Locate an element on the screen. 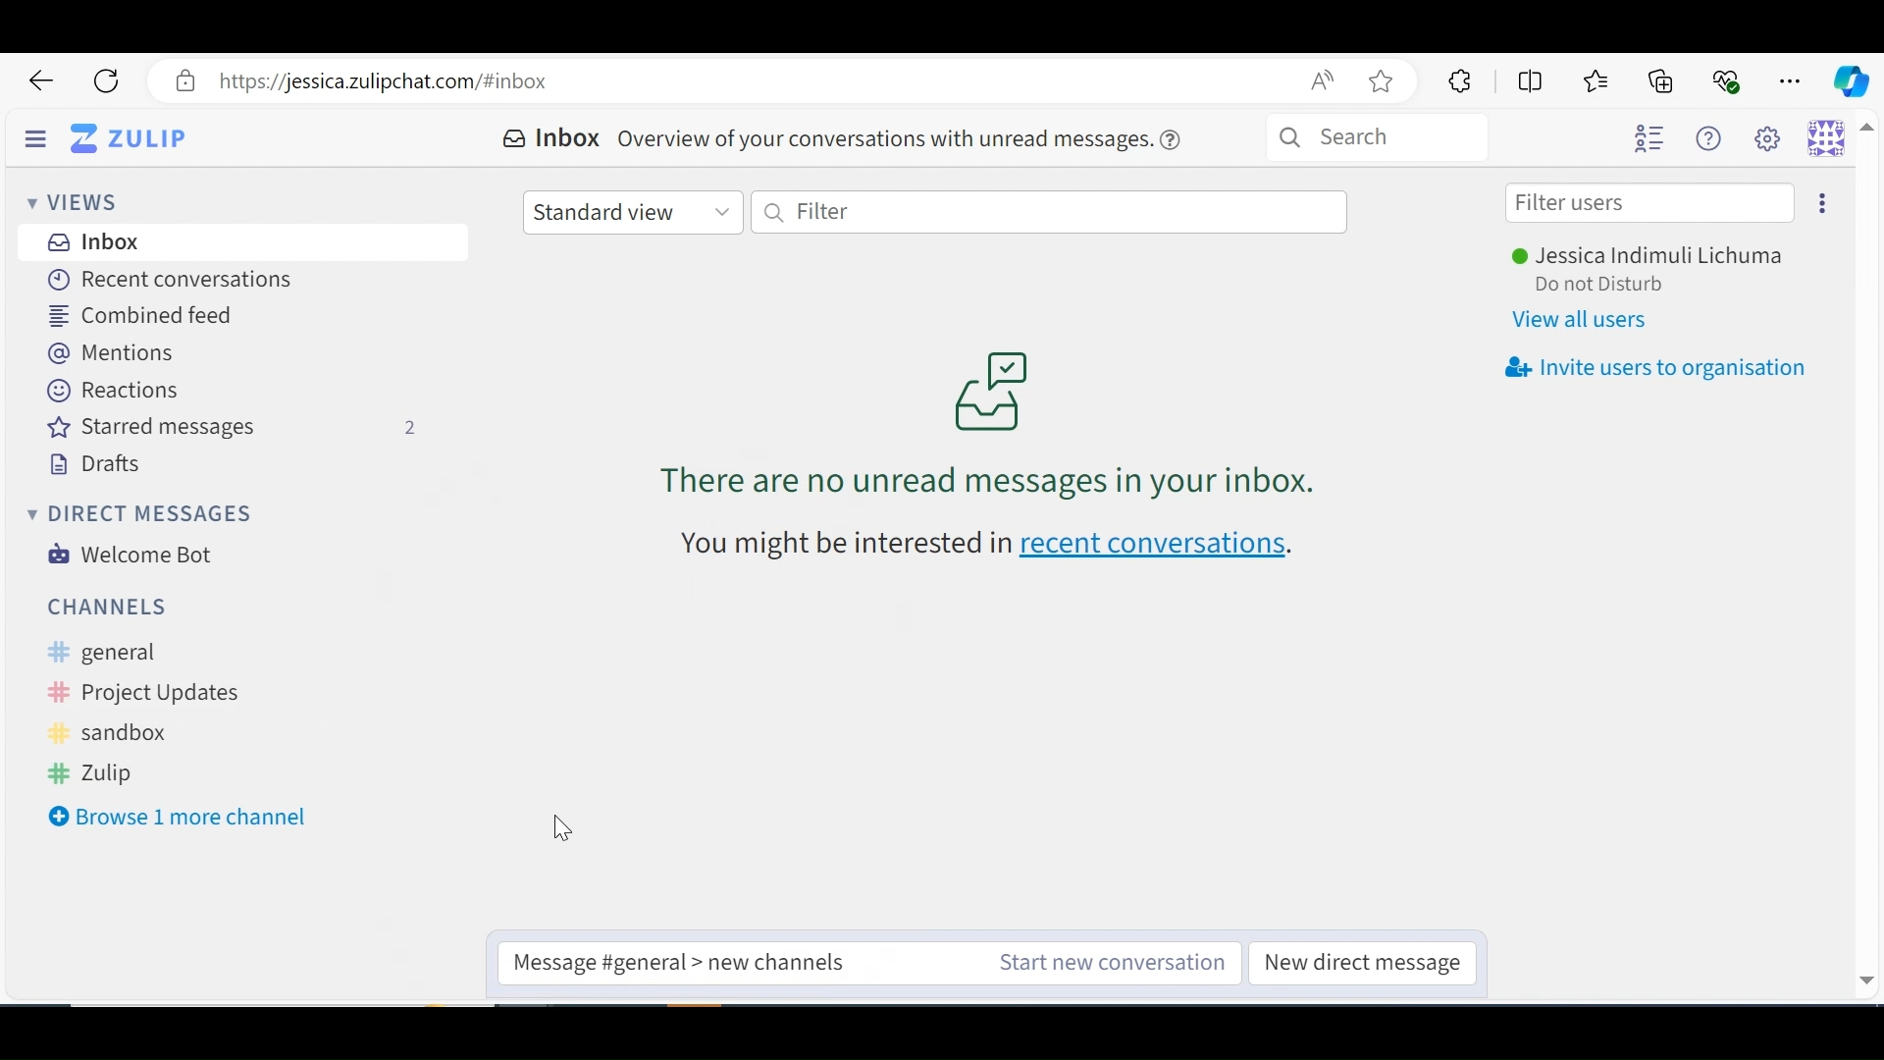  Reactions is located at coordinates (116, 390).